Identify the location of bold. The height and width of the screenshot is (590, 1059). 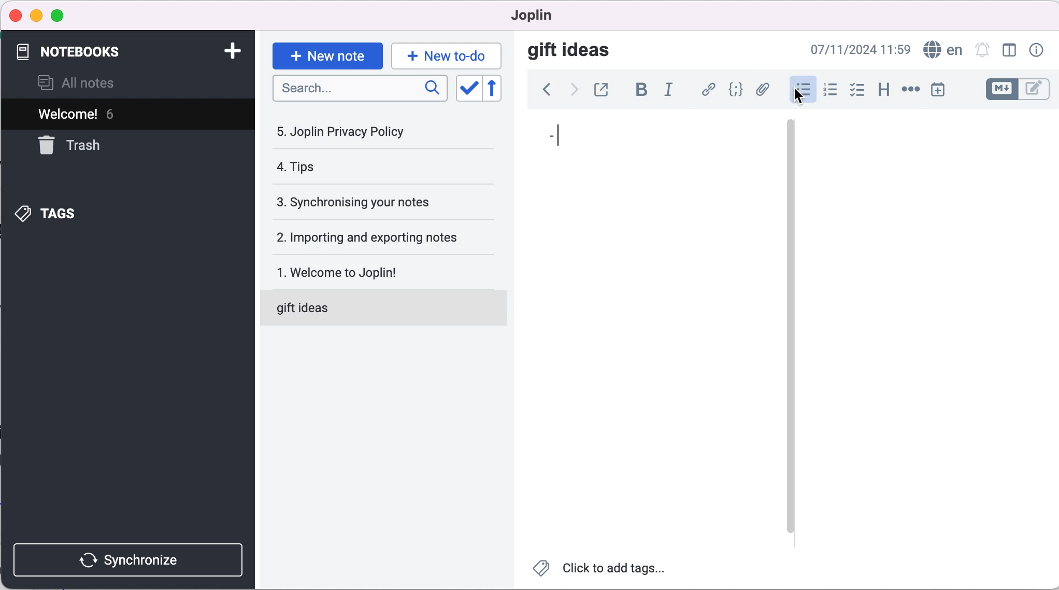
(641, 90).